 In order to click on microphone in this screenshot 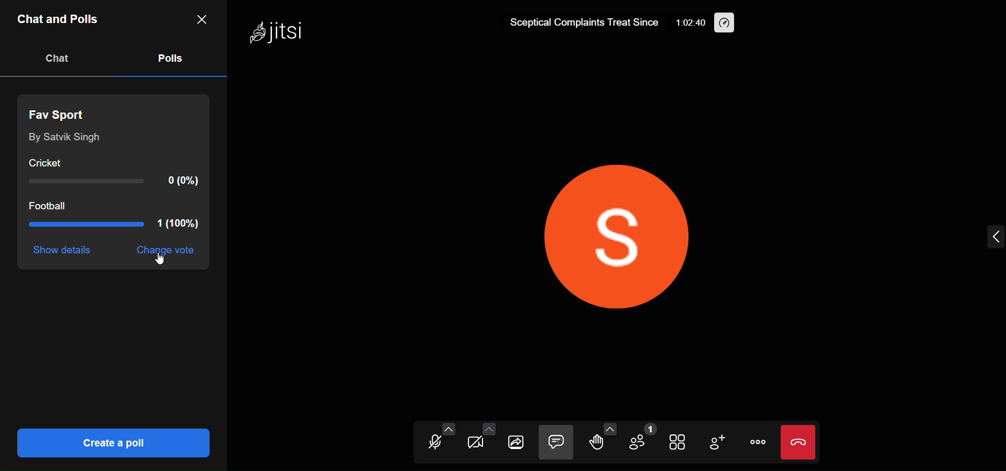, I will do `click(432, 444)`.